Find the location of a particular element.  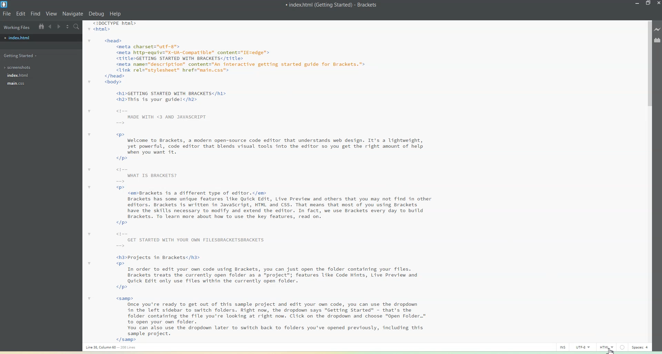

Live preview is located at coordinates (658, 29).